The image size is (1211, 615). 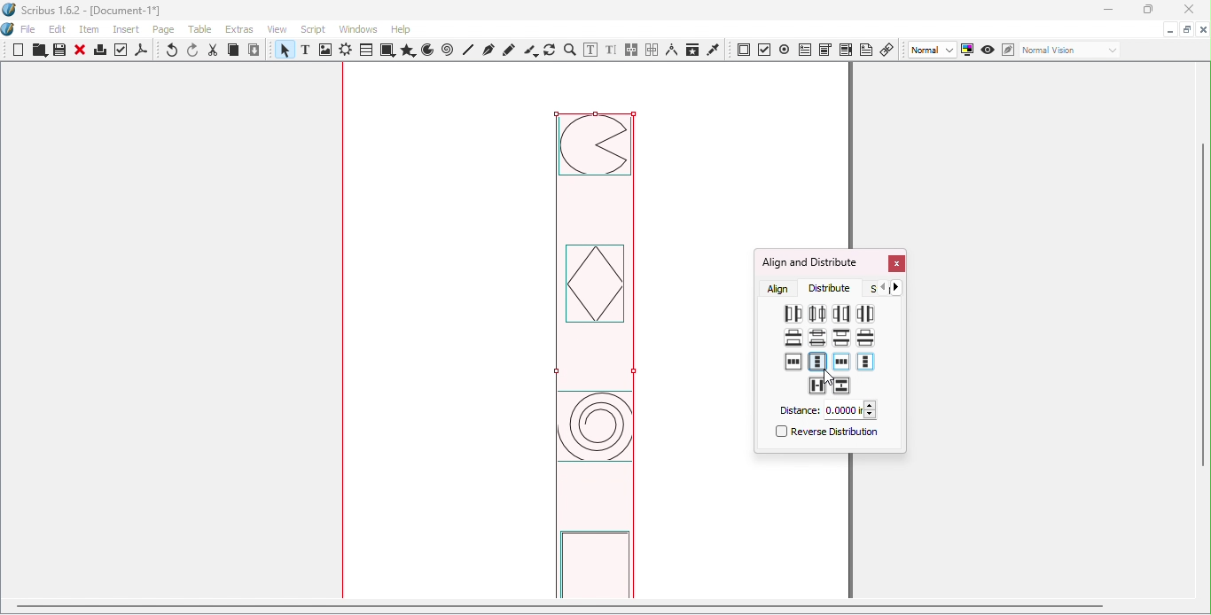 What do you see at coordinates (121, 52) in the screenshot?
I see `Preflight verifier` at bounding box center [121, 52].